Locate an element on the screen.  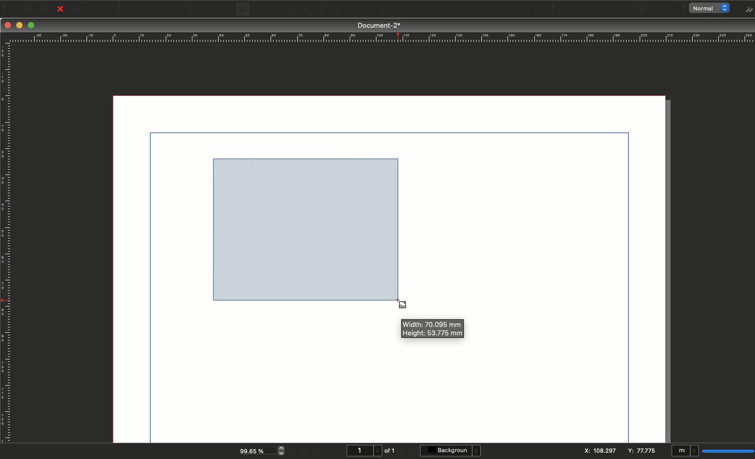
Copy is located at coordinates (176, 9).